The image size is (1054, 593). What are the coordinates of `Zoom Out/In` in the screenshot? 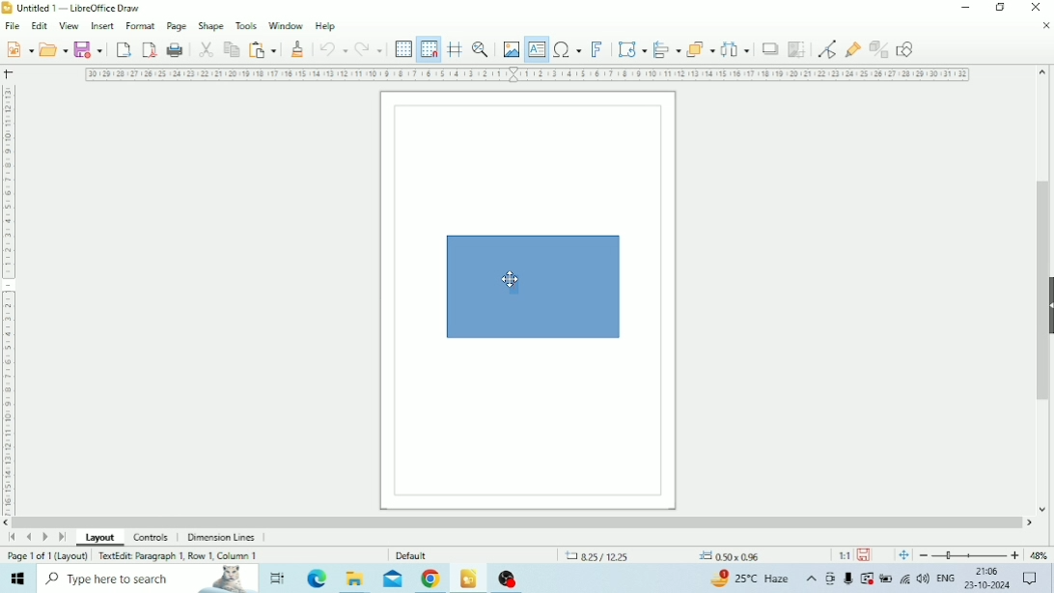 It's located at (967, 555).